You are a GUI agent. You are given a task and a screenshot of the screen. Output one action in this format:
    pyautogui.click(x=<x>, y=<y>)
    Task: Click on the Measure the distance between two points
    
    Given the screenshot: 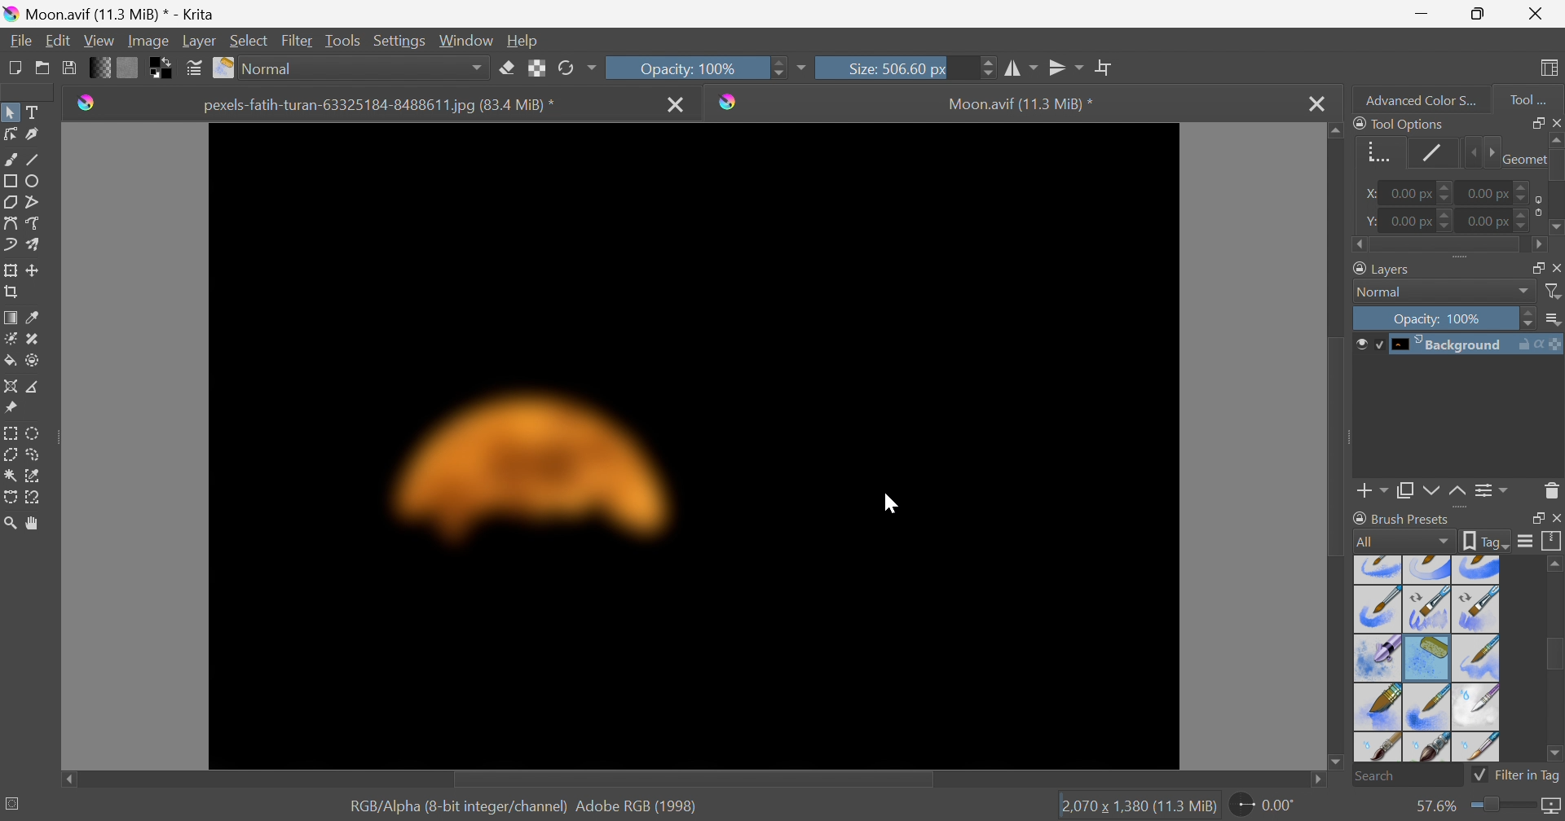 What is the action you would take?
    pyautogui.click(x=34, y=386)
    